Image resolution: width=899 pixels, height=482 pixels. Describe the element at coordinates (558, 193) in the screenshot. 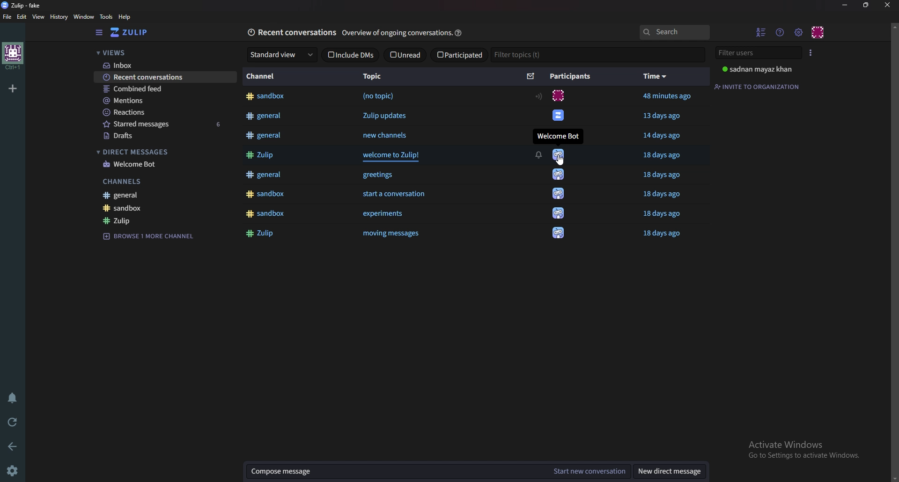

I see `icon` at that location.